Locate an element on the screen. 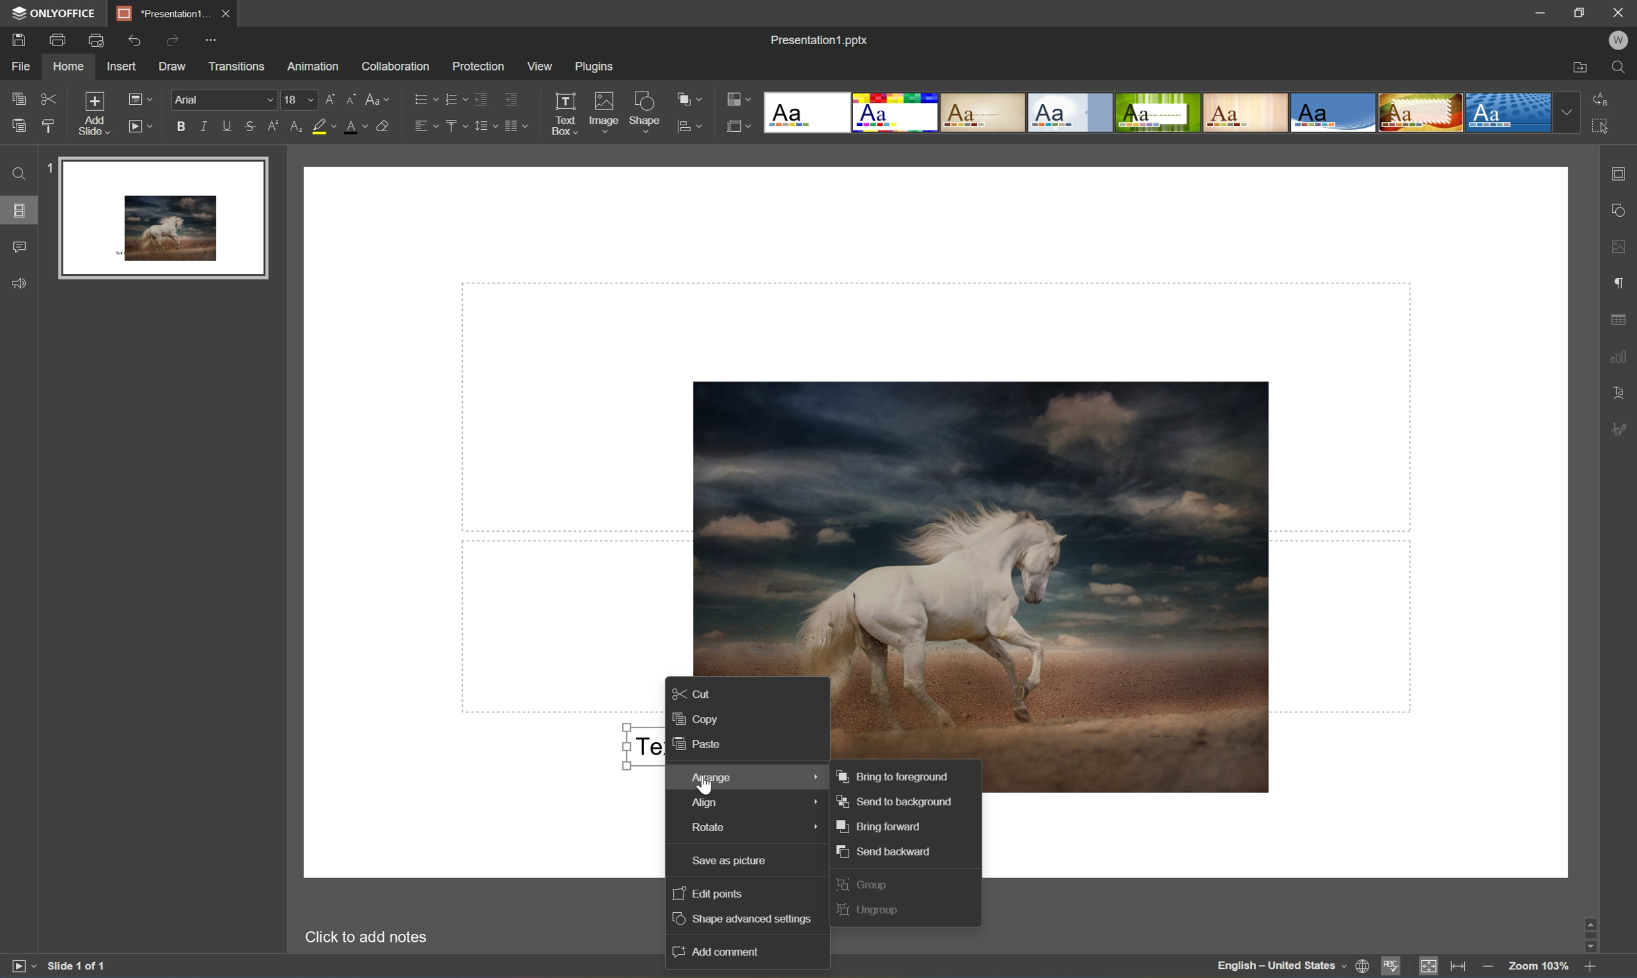 Image resolution: width=1637 pixels, height=978 pixels. Slide settings is located at coordinates (1622, 173).